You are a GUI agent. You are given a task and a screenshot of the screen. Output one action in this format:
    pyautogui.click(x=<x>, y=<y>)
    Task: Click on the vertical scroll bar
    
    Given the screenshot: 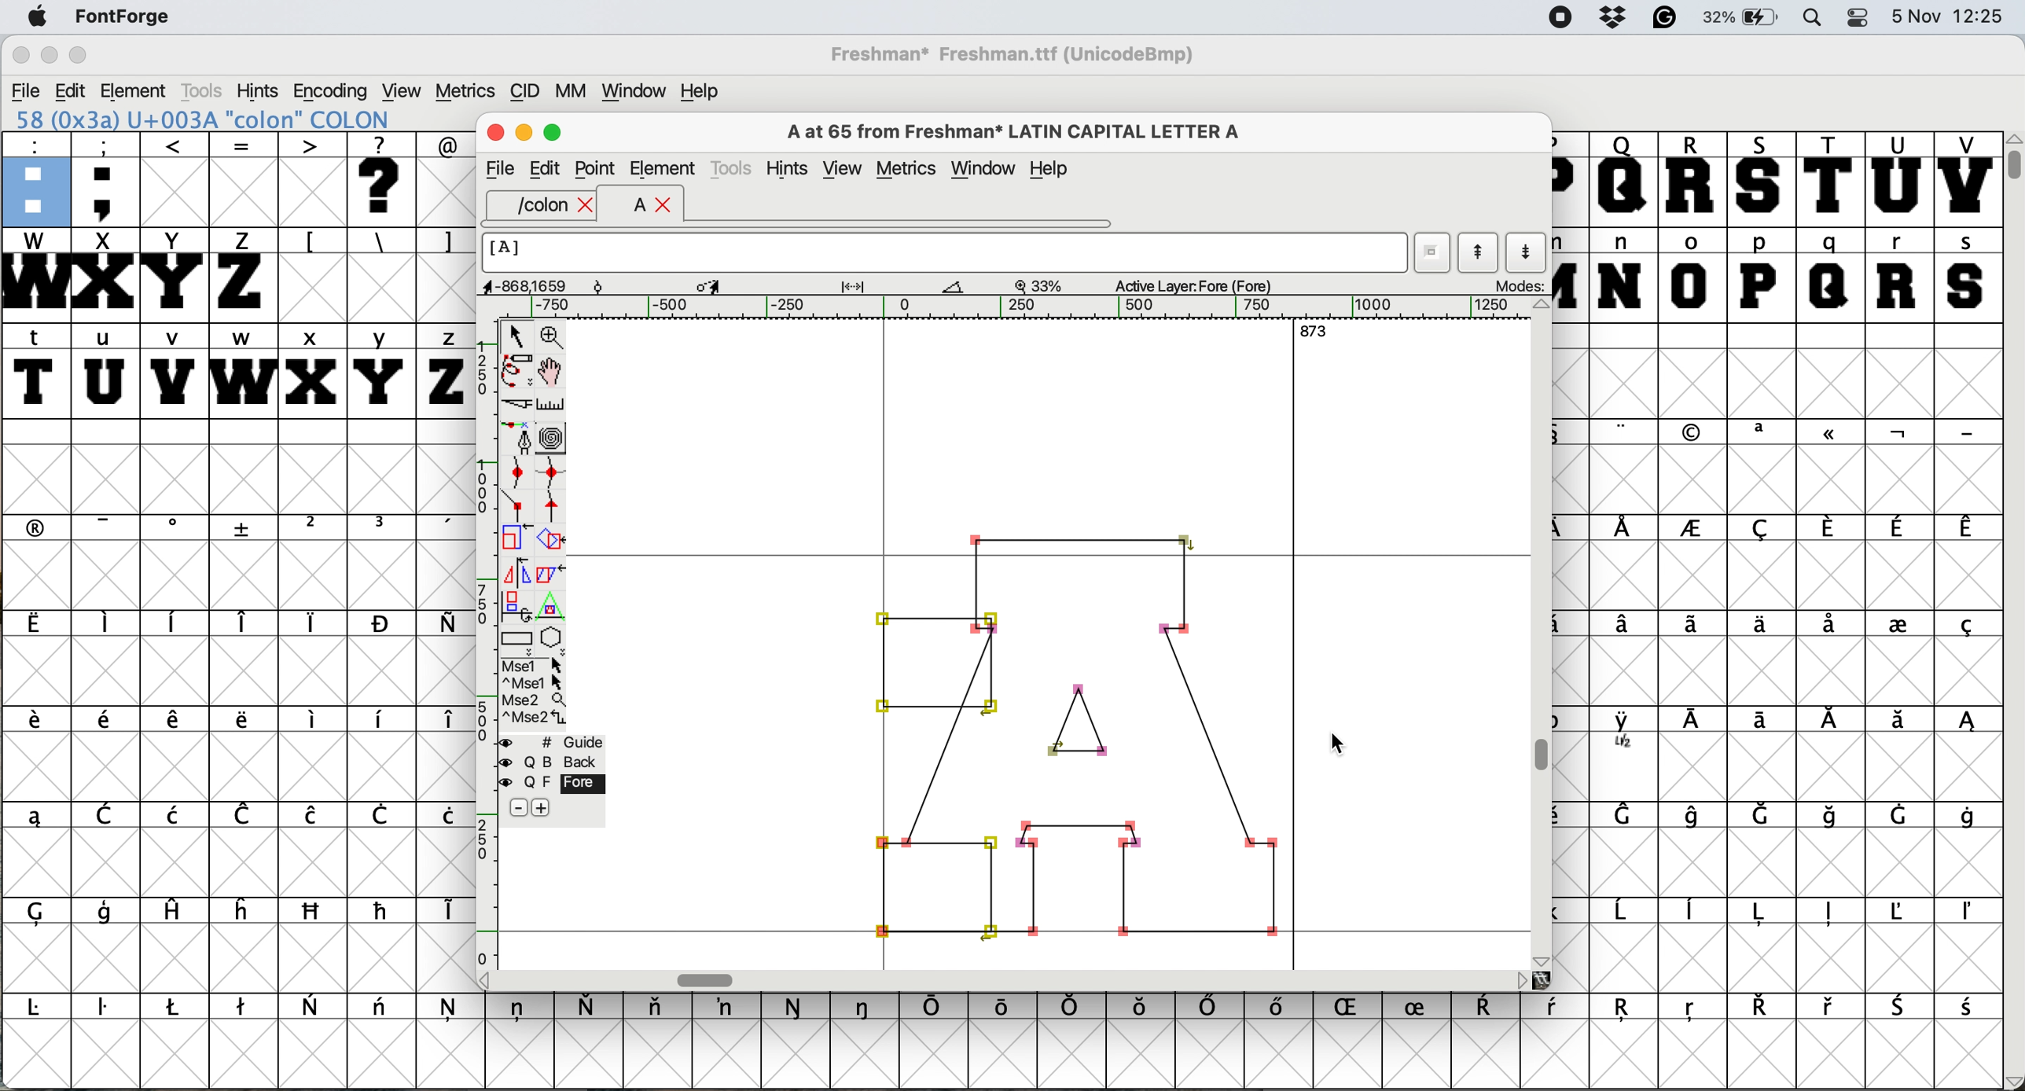 What is the action you would take?
    pyautogui.click(x=2012, y=611)
    